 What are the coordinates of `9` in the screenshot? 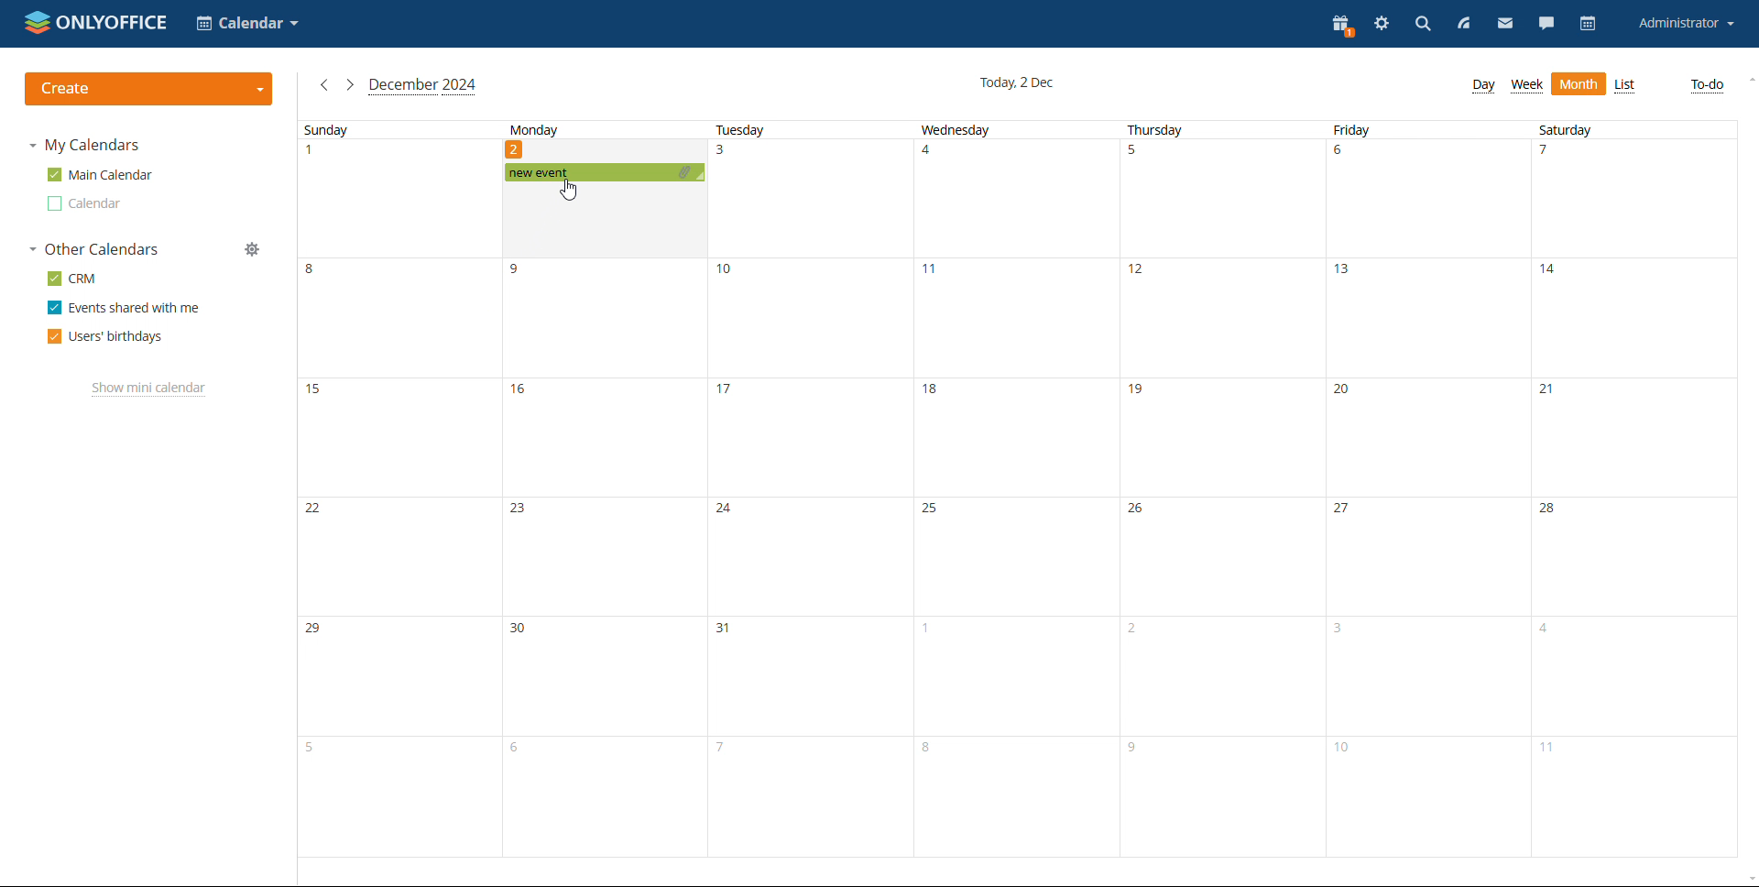 It's located at (1136, 750).